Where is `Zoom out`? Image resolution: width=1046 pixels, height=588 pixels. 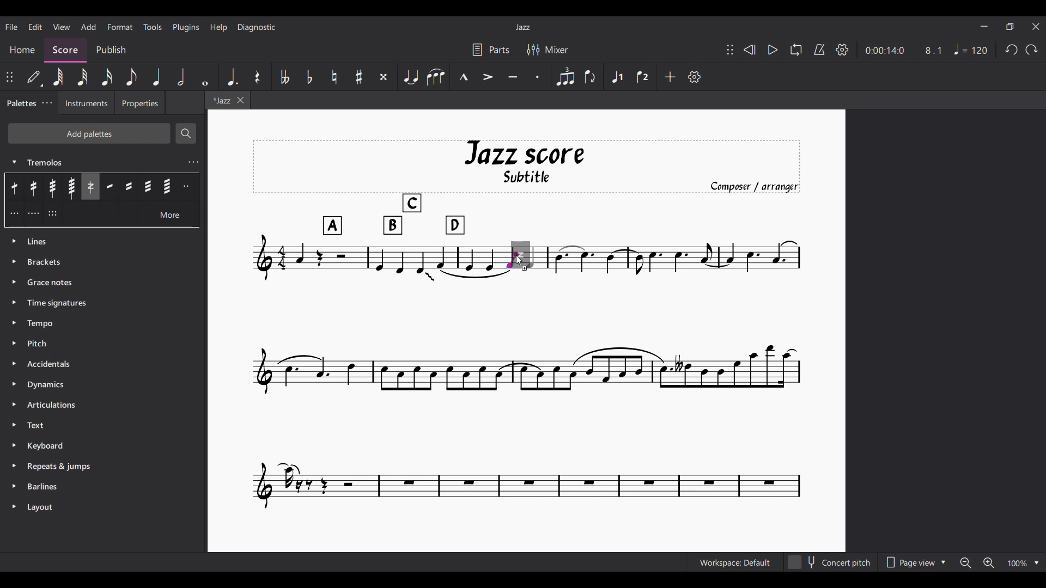 Zoom out is located at coordinates (965, 563).